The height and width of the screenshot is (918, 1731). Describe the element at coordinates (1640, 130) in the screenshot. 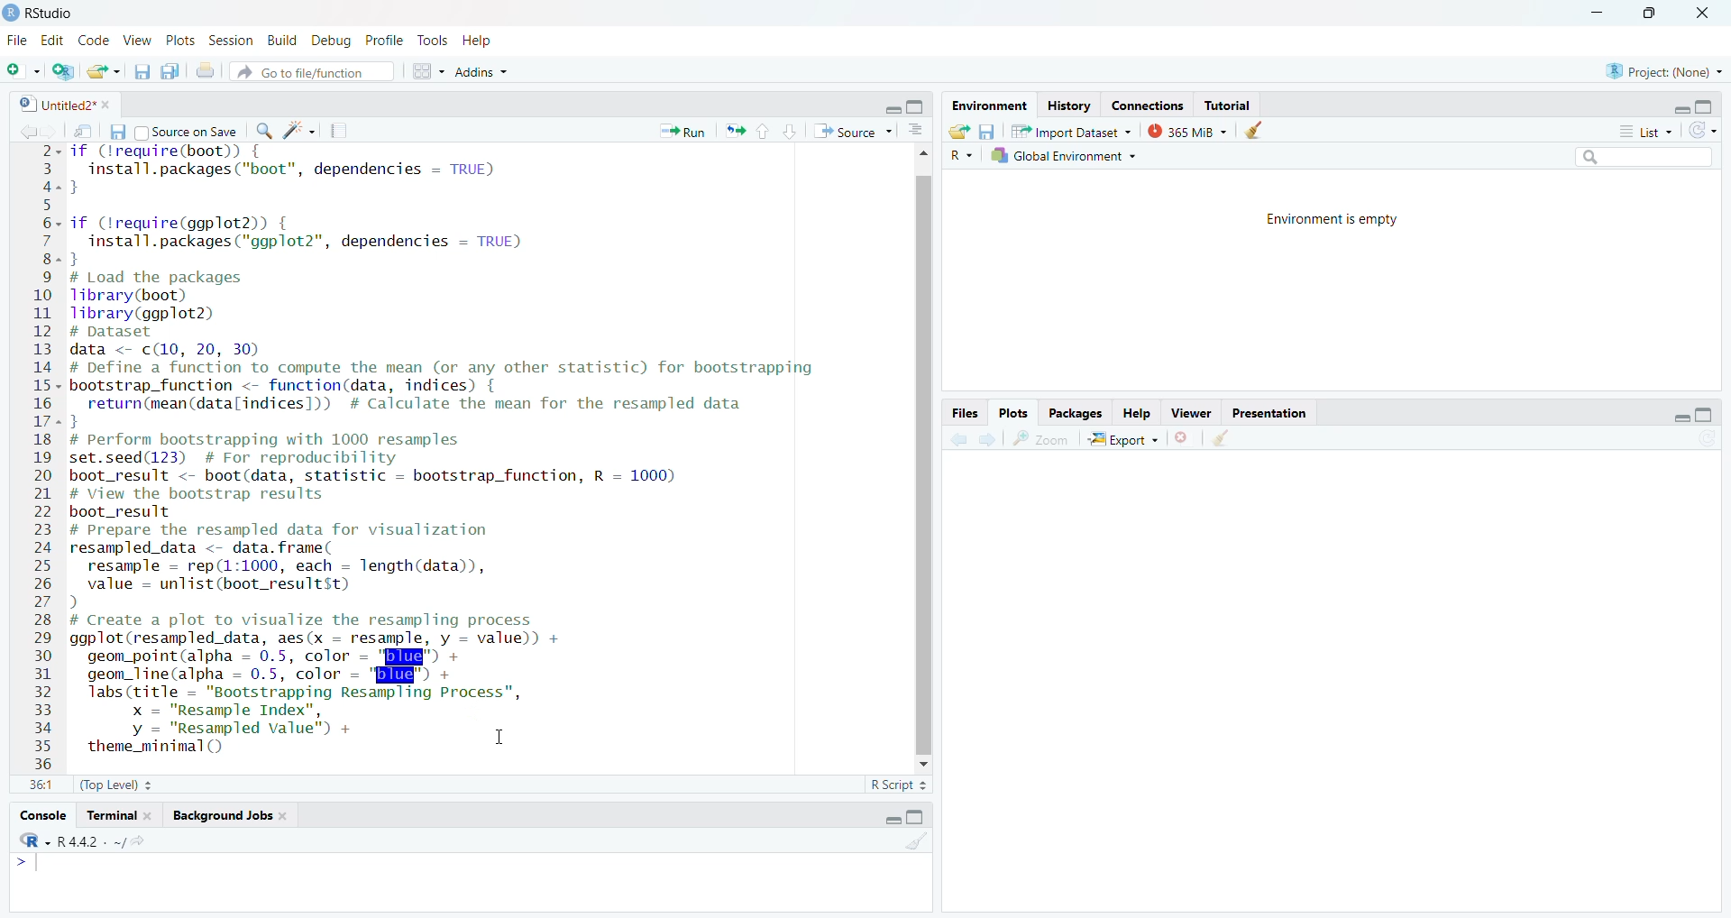

I see `List ` at that location.